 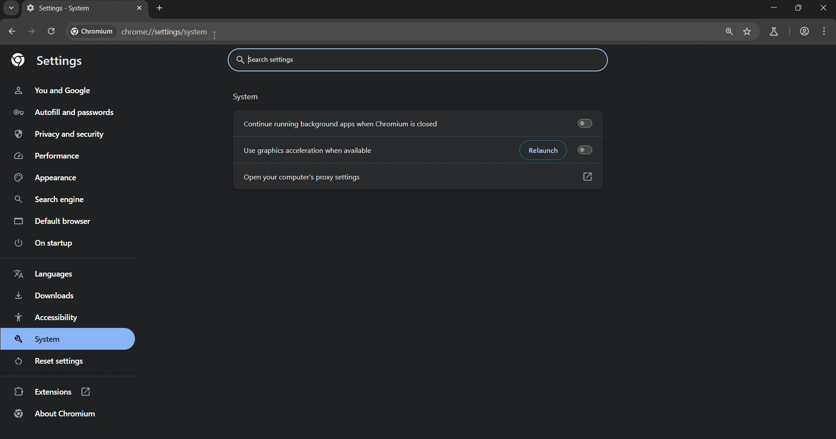 I want to click on performance, so click(x=49, y=156).